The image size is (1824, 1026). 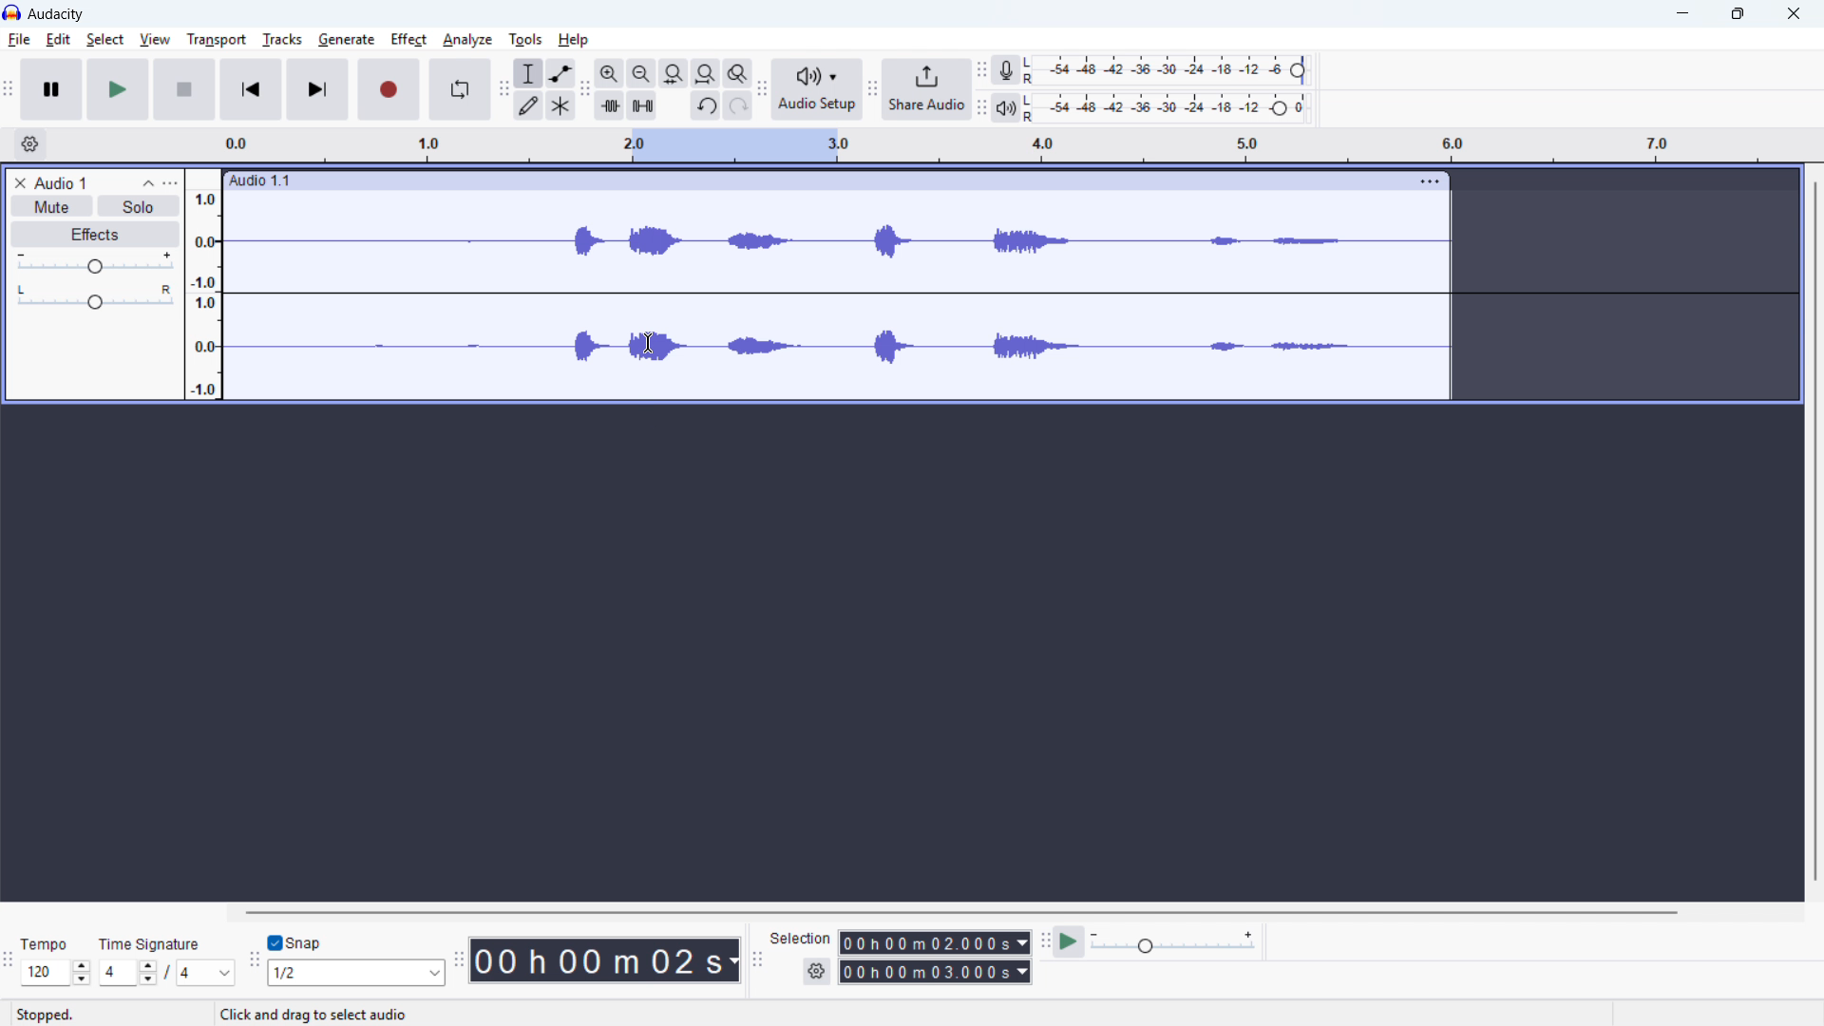 I want to click on minimise, so click(x=1684, y=15).